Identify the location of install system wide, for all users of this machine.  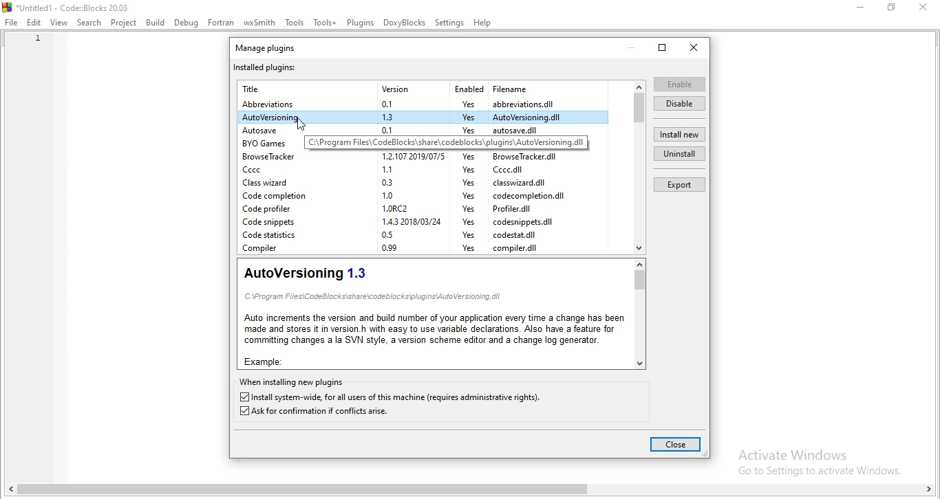
(393, 397).